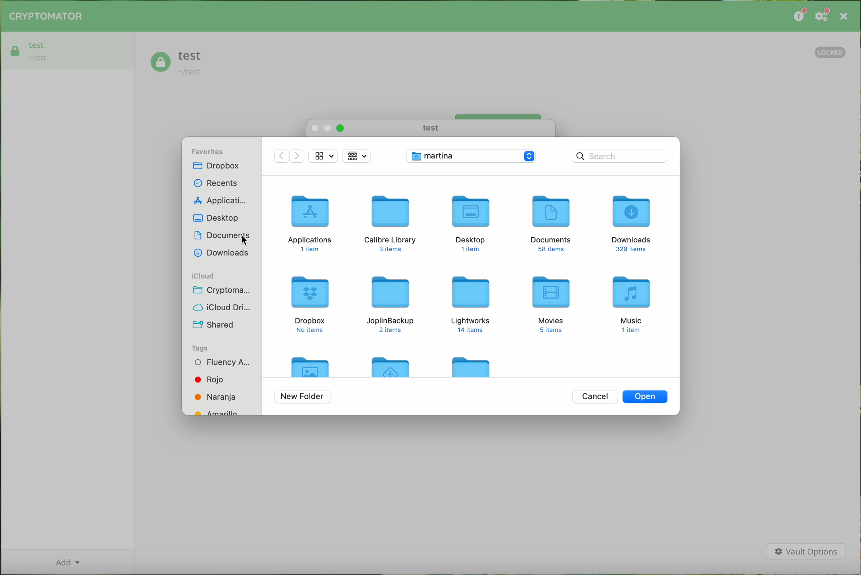  I want to click on recents, so click(216, 181).